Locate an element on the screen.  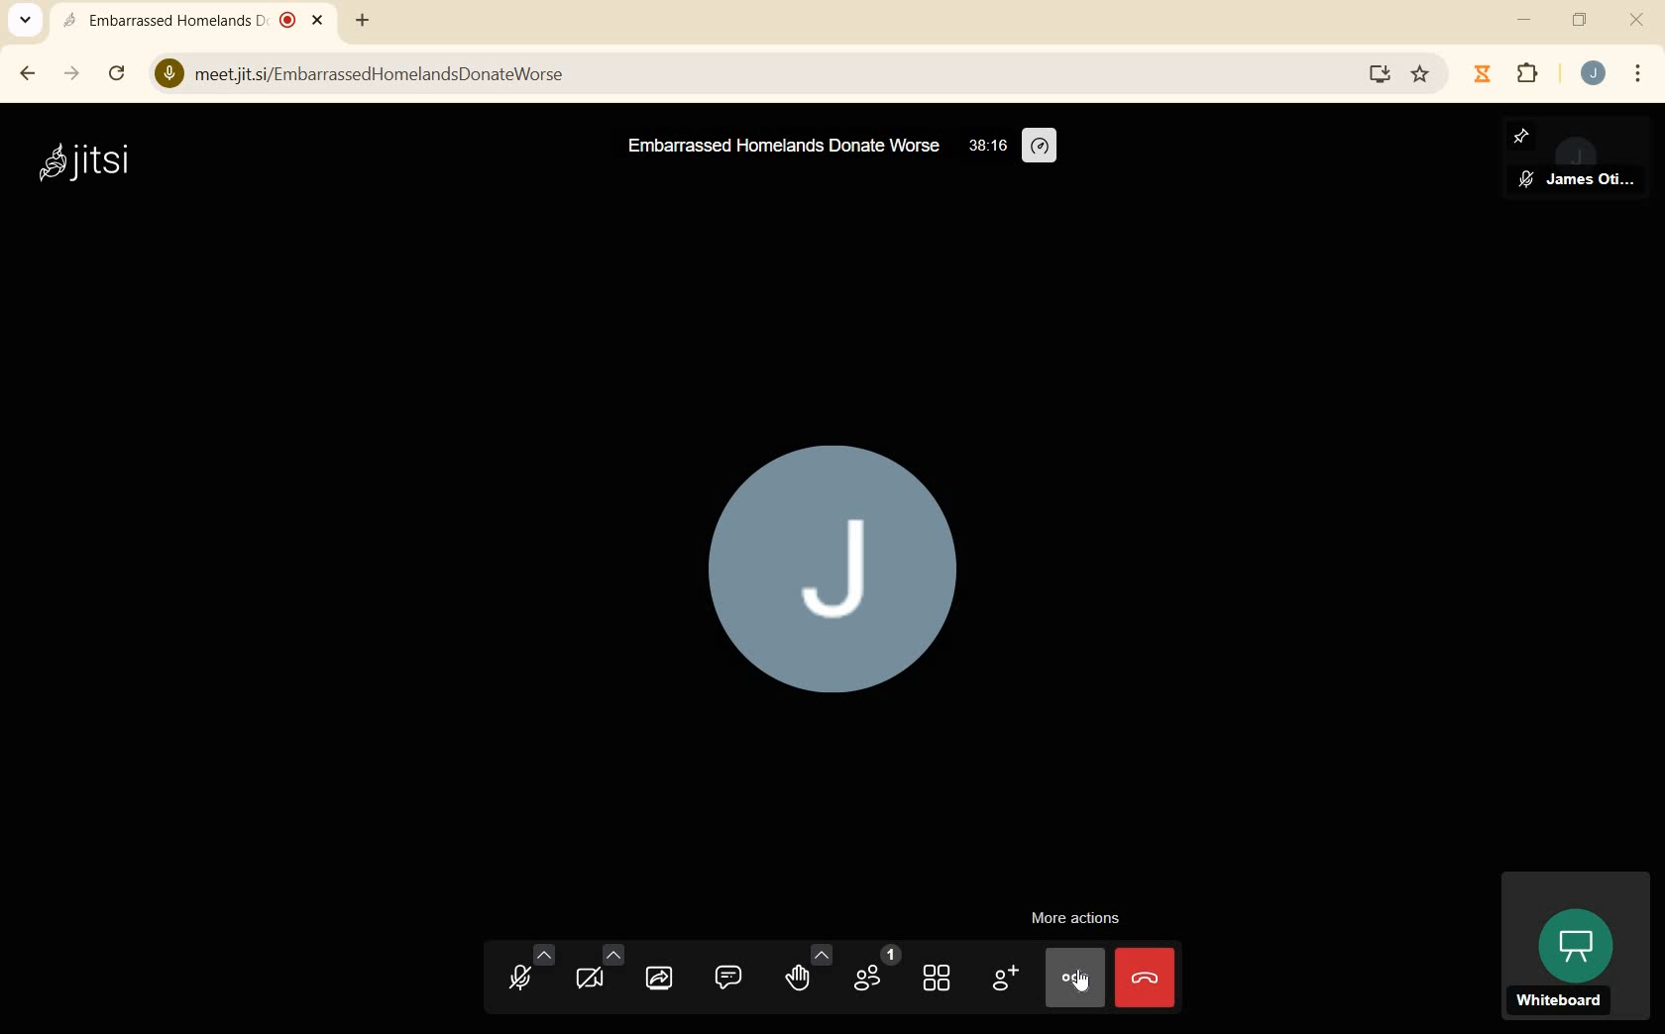
toggle tile view is located at coordinates (937, 979).